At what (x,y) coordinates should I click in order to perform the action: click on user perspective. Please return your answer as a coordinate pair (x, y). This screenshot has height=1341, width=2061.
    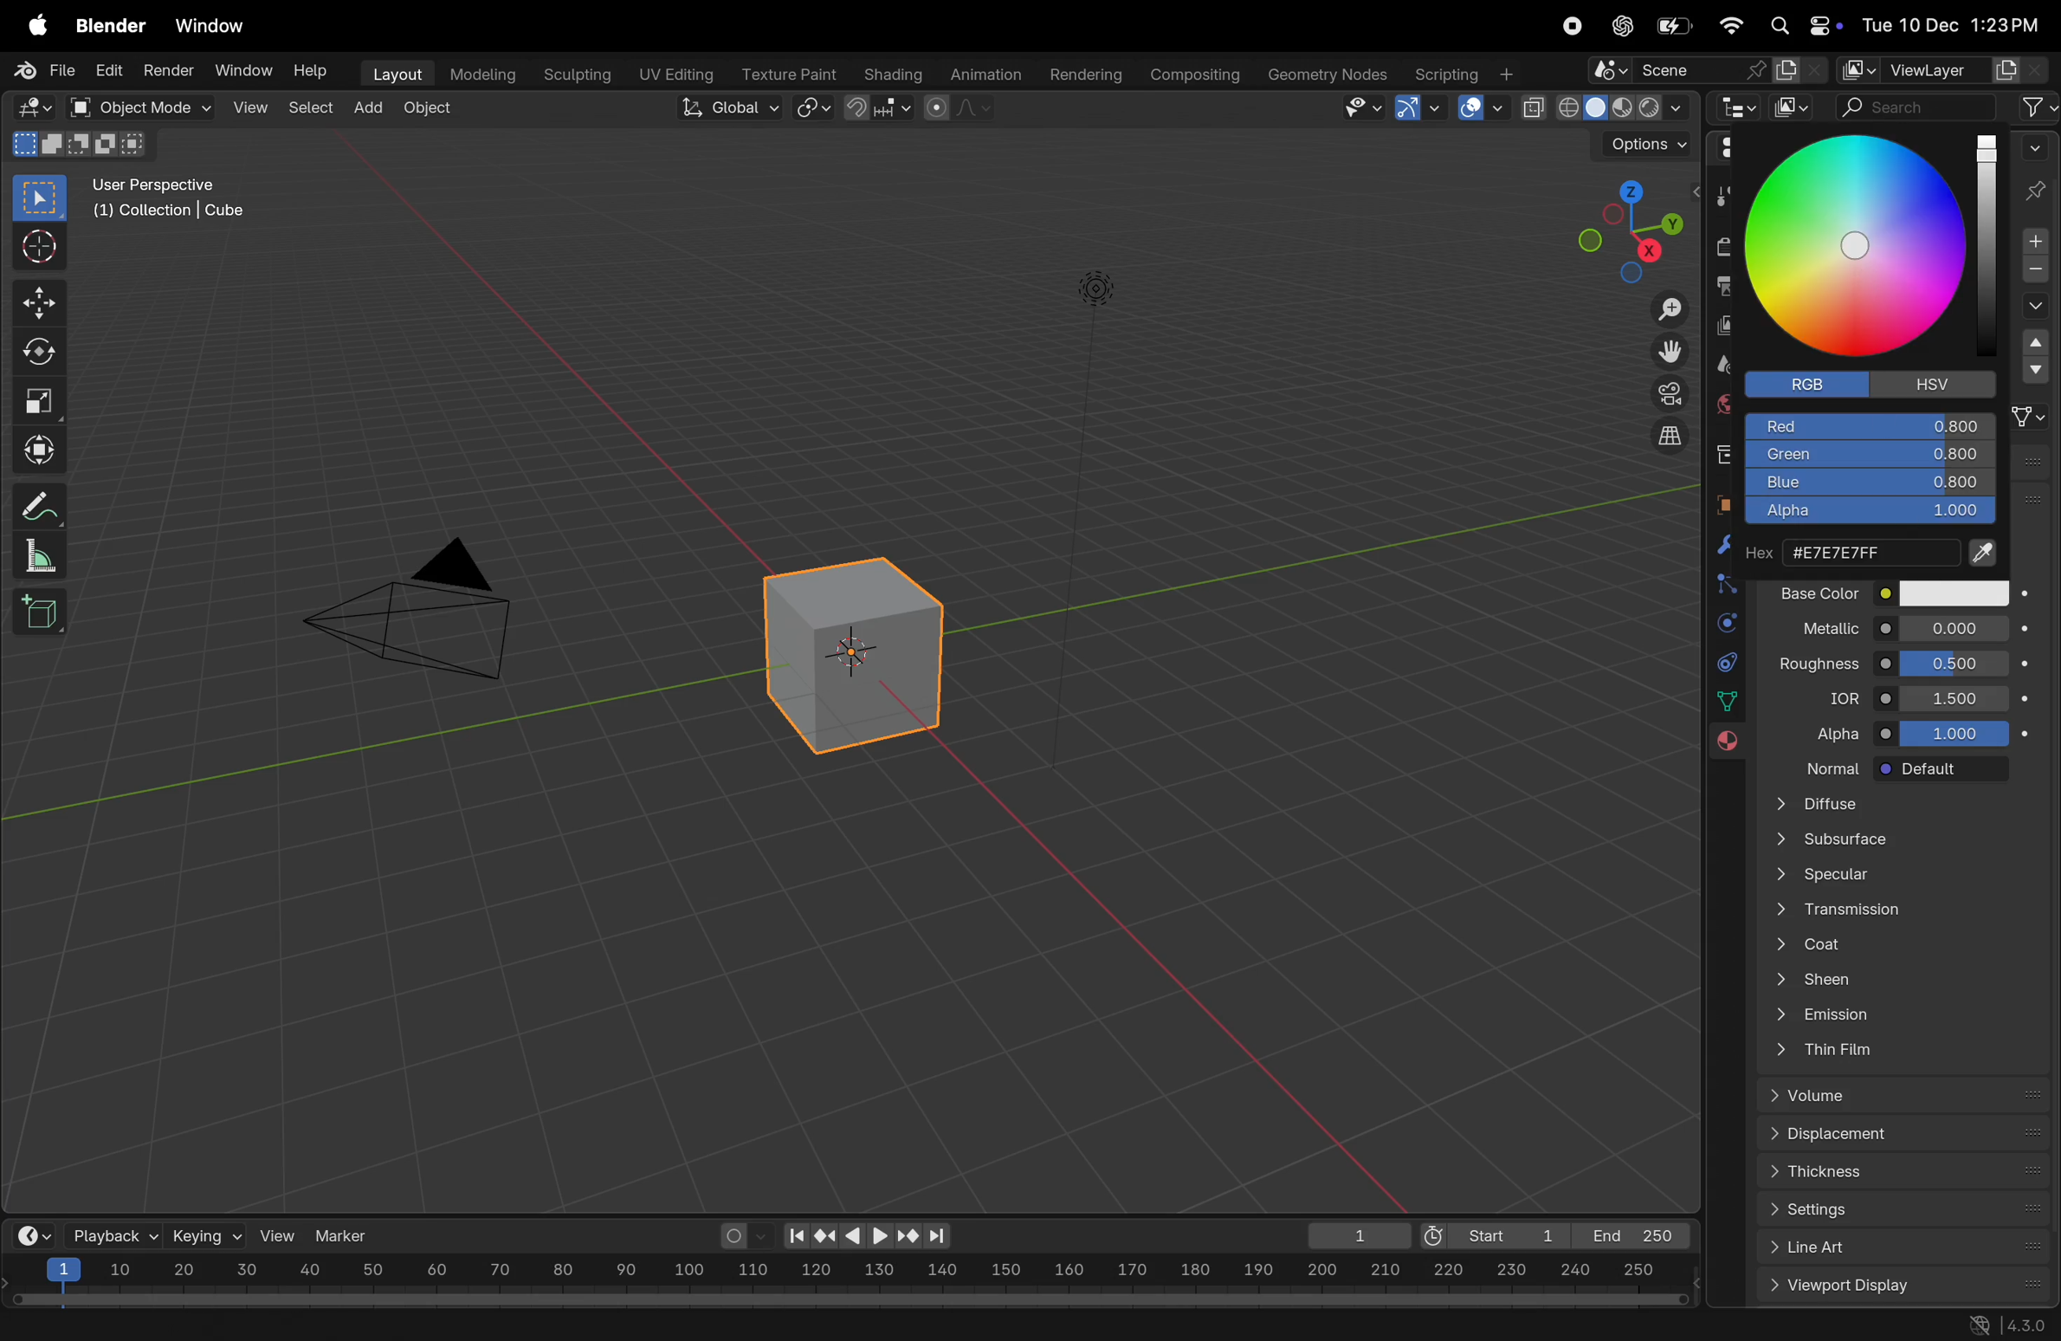
    Looking at the image, I should click on (179, 198).